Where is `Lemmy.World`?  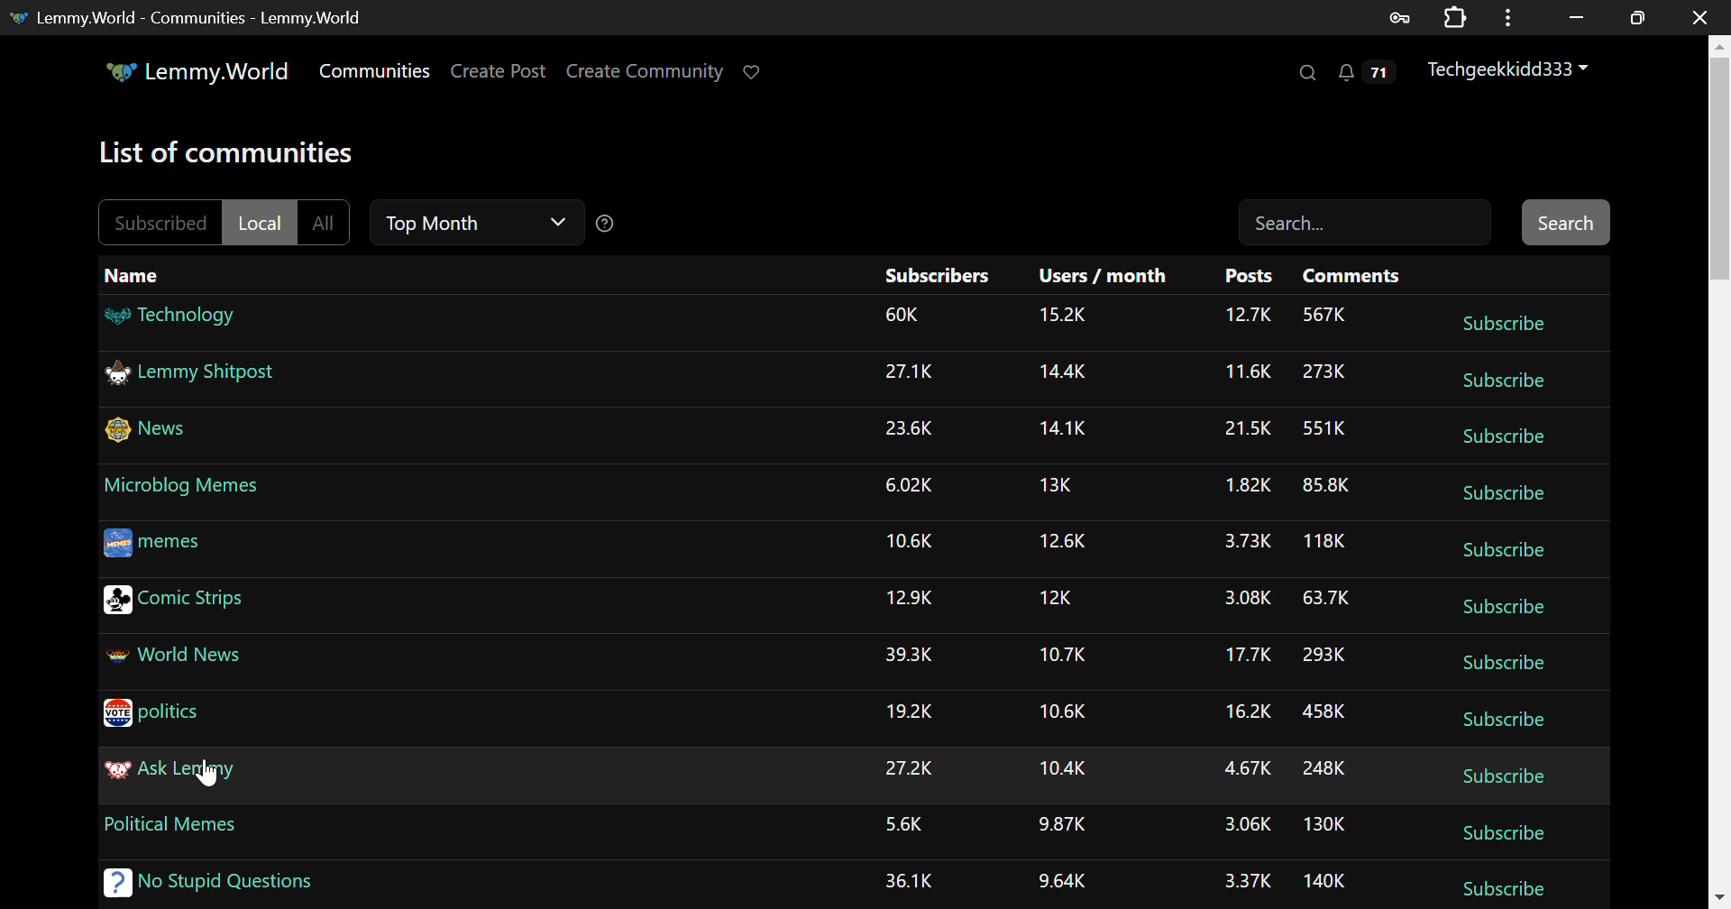 Lemmy.World is located at coordinates (198, 71).